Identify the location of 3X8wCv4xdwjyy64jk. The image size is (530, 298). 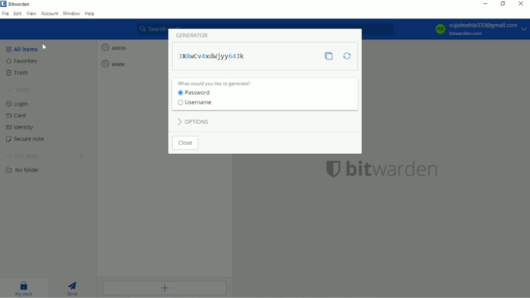
(211, 56).